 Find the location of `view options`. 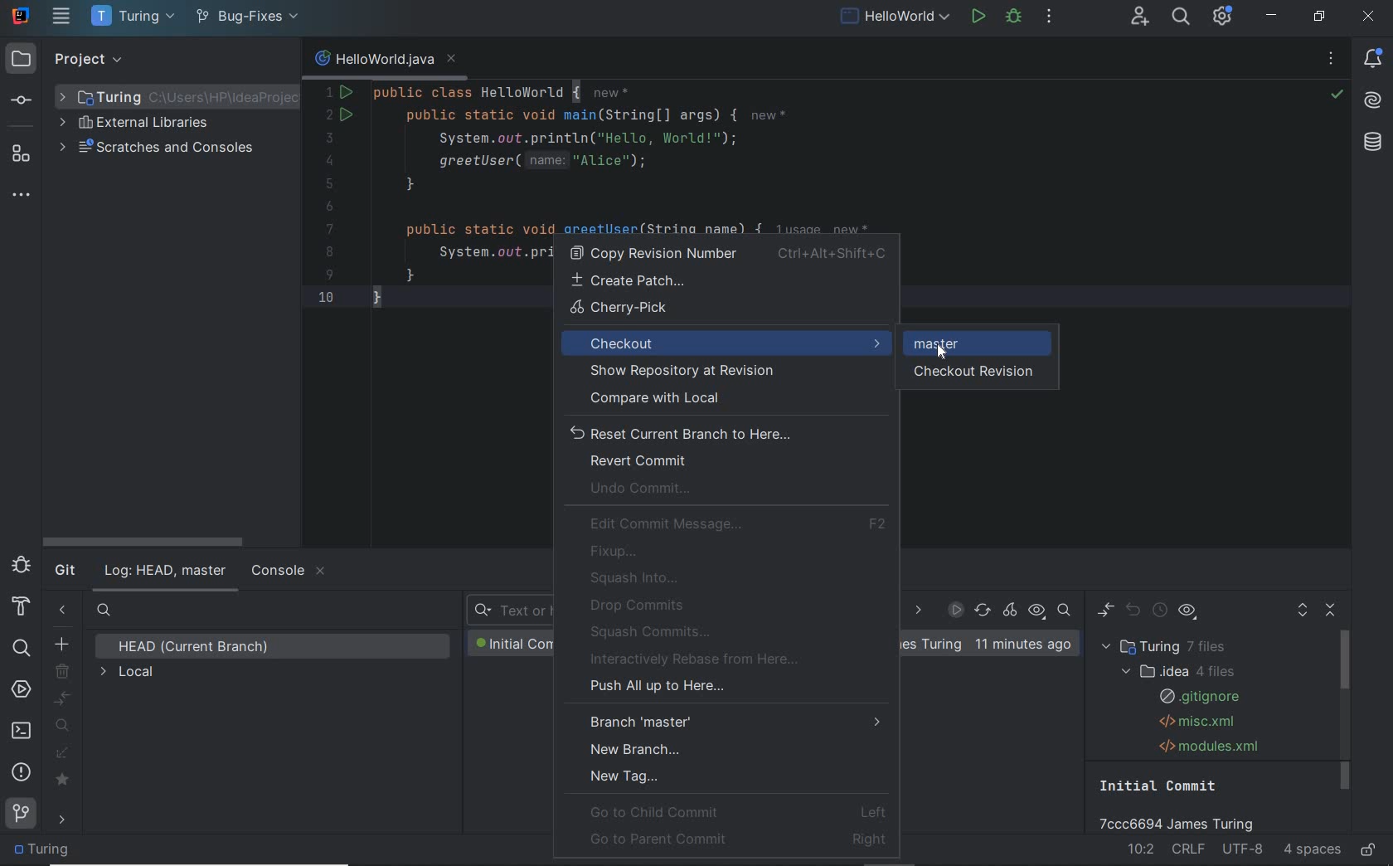

view options is located at coordinates (1036, 611).